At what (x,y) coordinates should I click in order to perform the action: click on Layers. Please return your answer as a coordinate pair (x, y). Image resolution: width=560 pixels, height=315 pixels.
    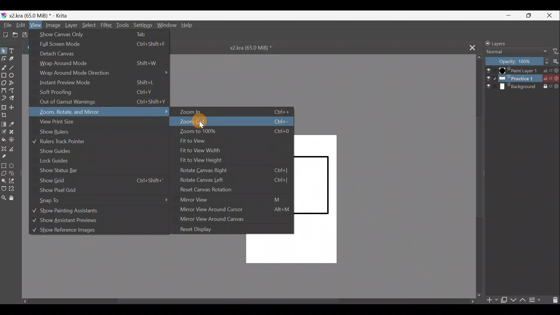
    Looking at the image, I should click on (510, 43).